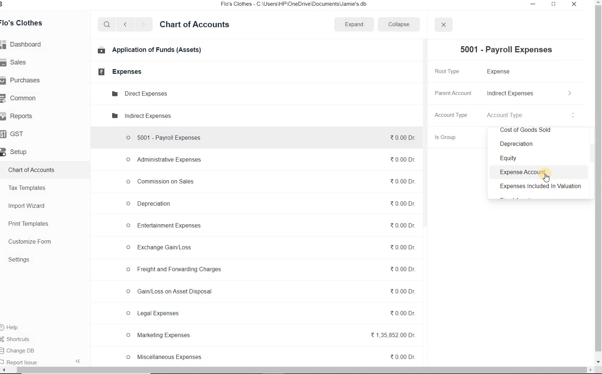 The height and width of the screenshot is (374, 602). Describe the element at coordinates (293, 370) in the screenshot. I see `horizontal scrollbar` at that location.